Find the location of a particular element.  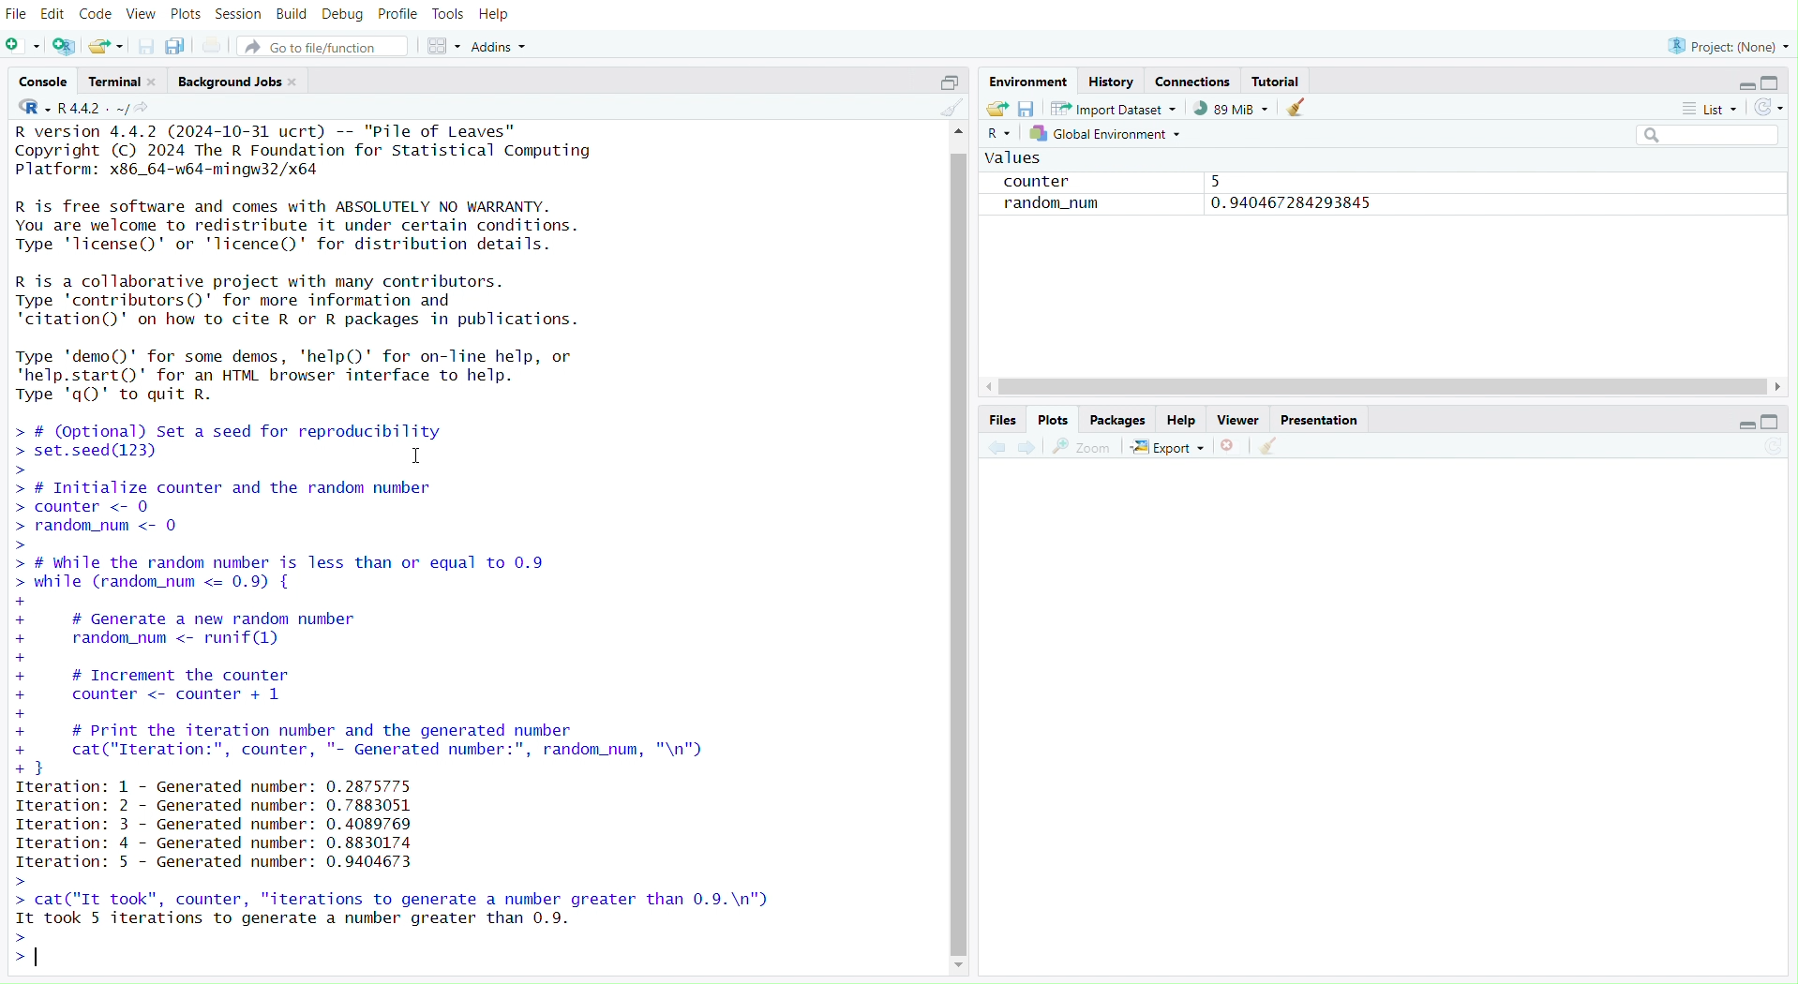

Help is located at coordinates (499, 12).